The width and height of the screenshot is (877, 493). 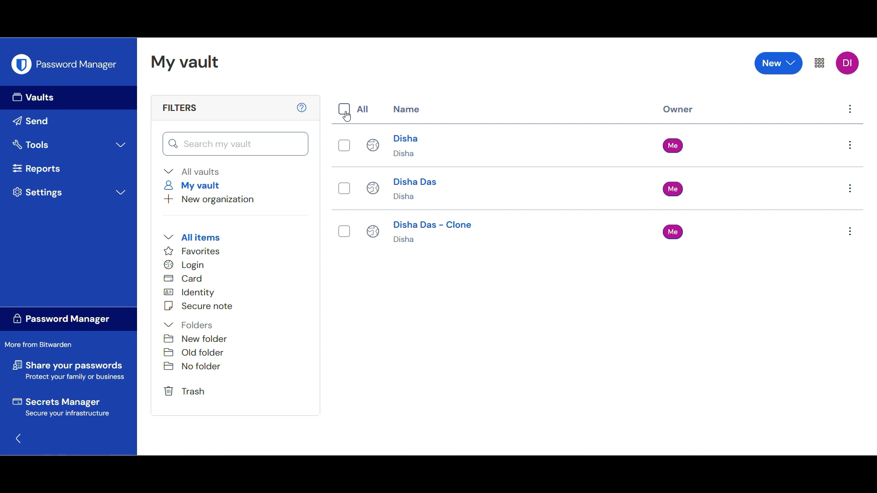 I want to click on Disha Das     Disha, so click(x=402, y=189).